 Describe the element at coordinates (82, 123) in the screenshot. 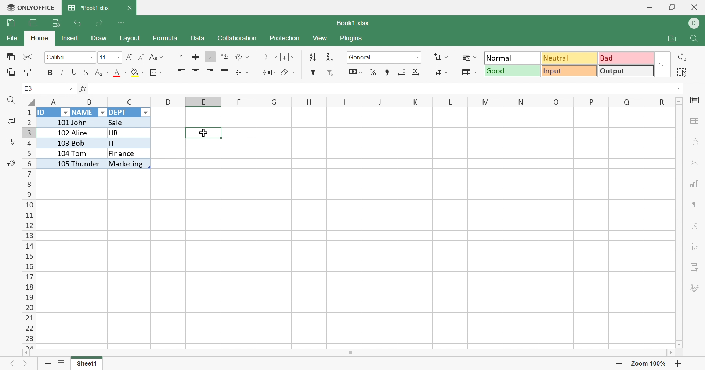

I see `John` at that location.